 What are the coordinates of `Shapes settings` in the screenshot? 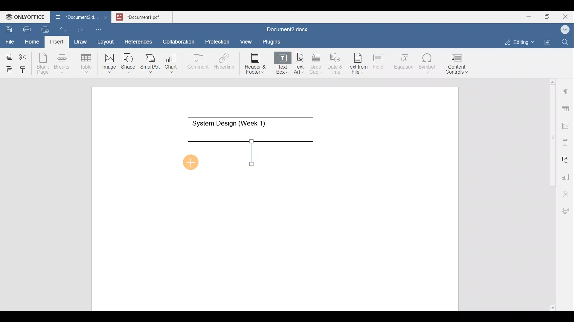 It's located at (567, 159).